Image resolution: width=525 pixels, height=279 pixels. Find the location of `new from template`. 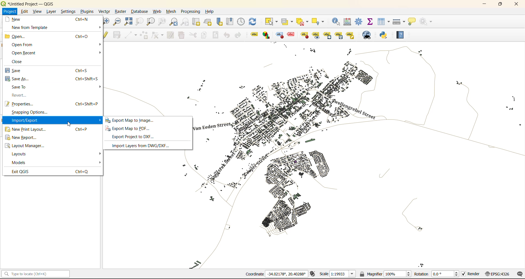

new from template is located at coordinates (30, 28).